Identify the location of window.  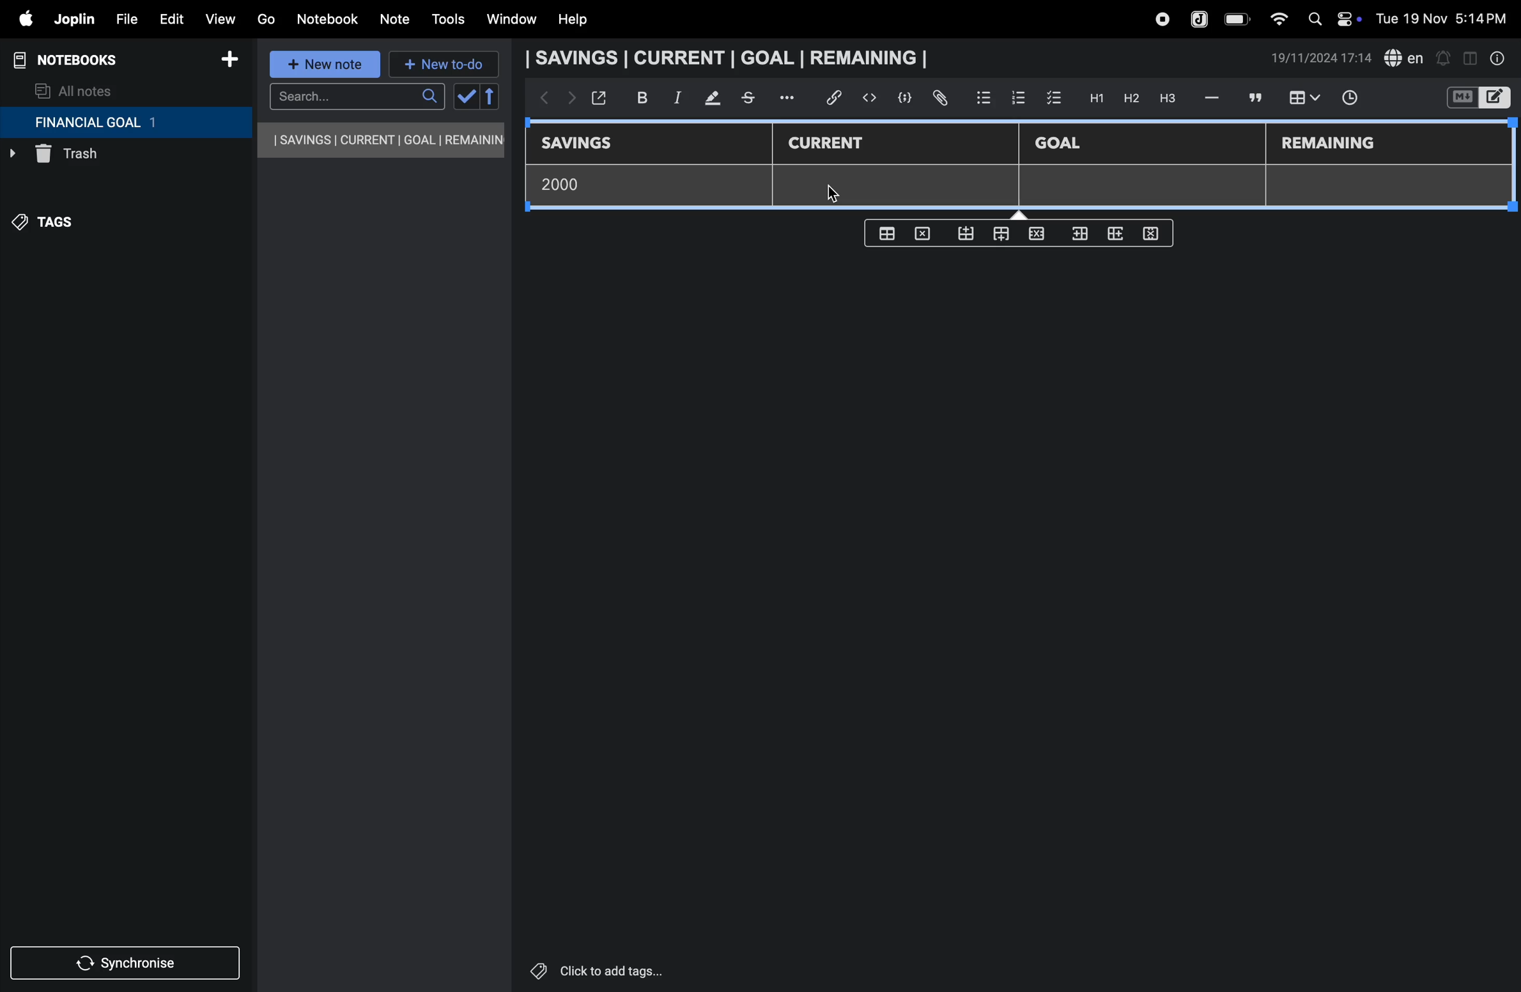
(510, 20).